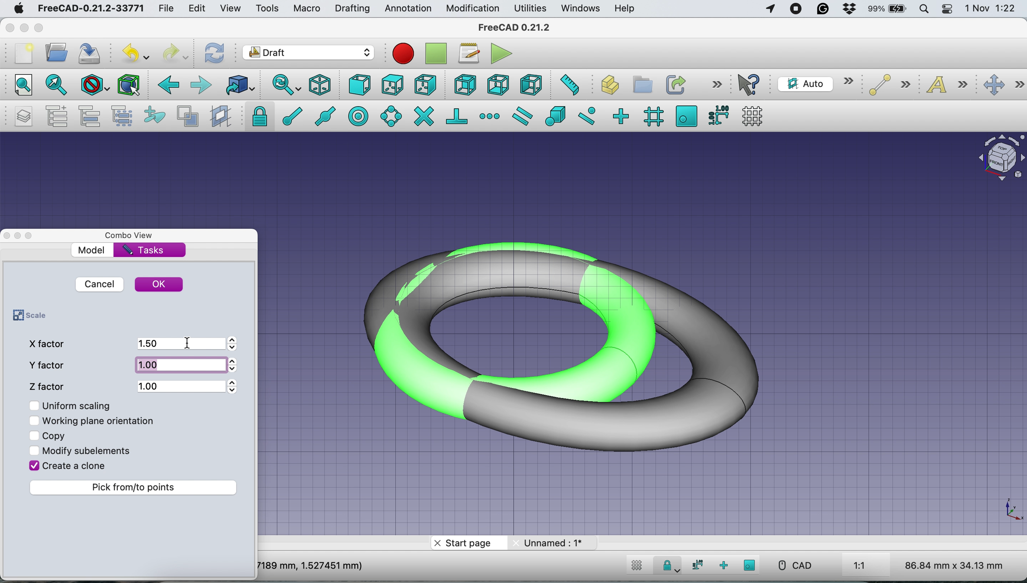 The height and width of the screenshot is (583, 1027). I want to click on Arrows, so click(235, 366).